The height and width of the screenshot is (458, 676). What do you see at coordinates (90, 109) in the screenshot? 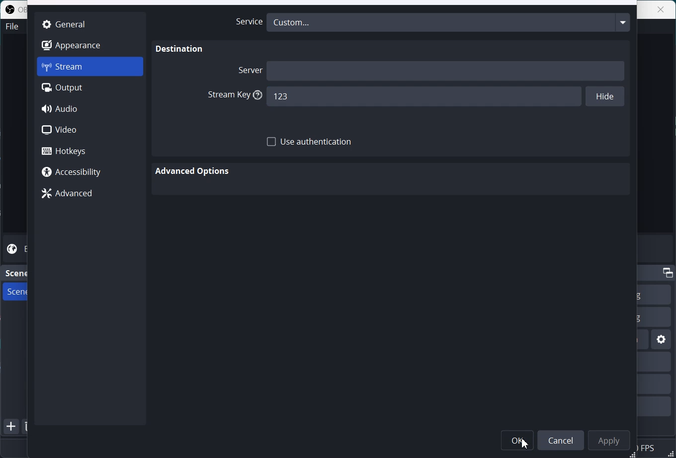
I see `Audio` at bounding box center [90, 109].